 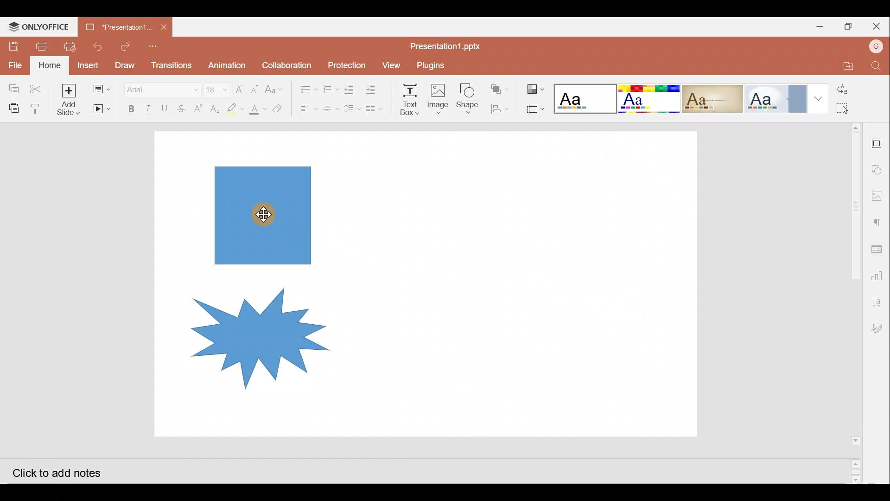 What do you see at coordinates (818, 26) in the screenshot?
I see `Minimize` at bounding box center [818, 26].